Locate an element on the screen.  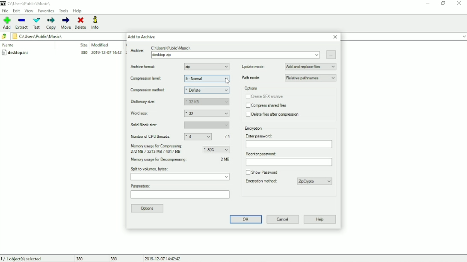
Cancel is located at coordinates (283, 219).